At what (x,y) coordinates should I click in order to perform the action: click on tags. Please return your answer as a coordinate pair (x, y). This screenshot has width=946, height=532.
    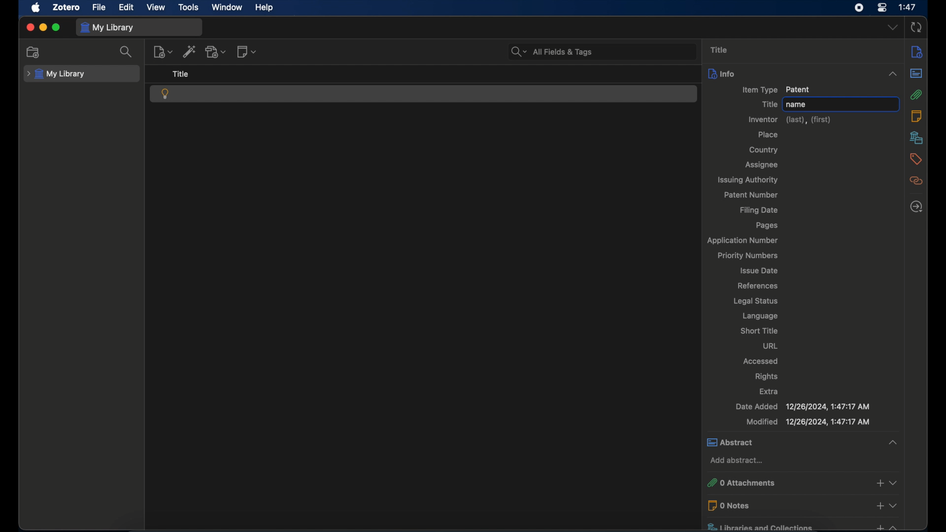
    Looking at the image, I should click on (916, 159).